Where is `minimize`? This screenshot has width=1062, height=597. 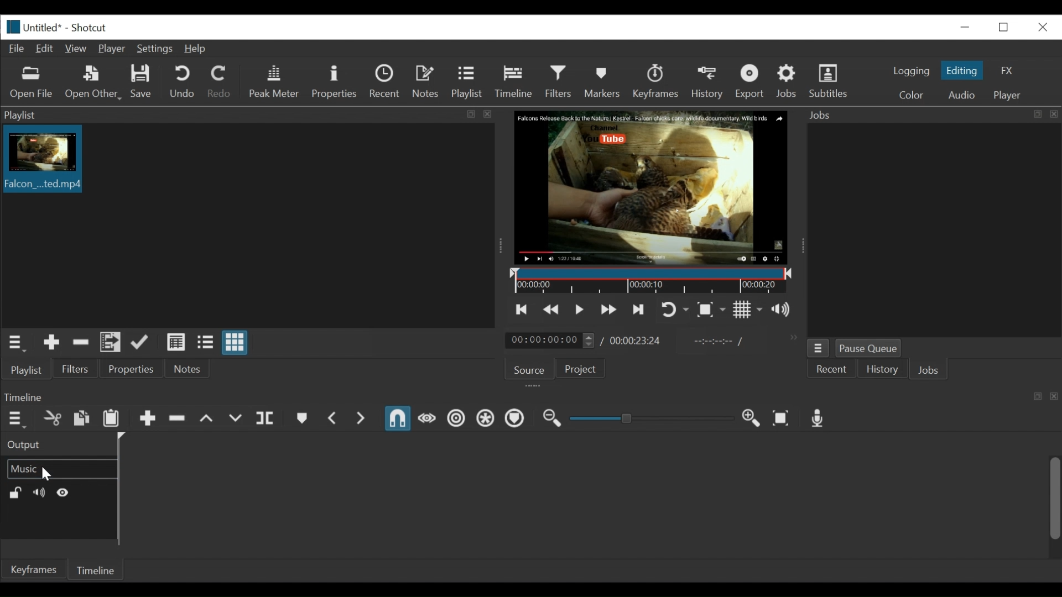
minimize is located at coordinates (965, 27).